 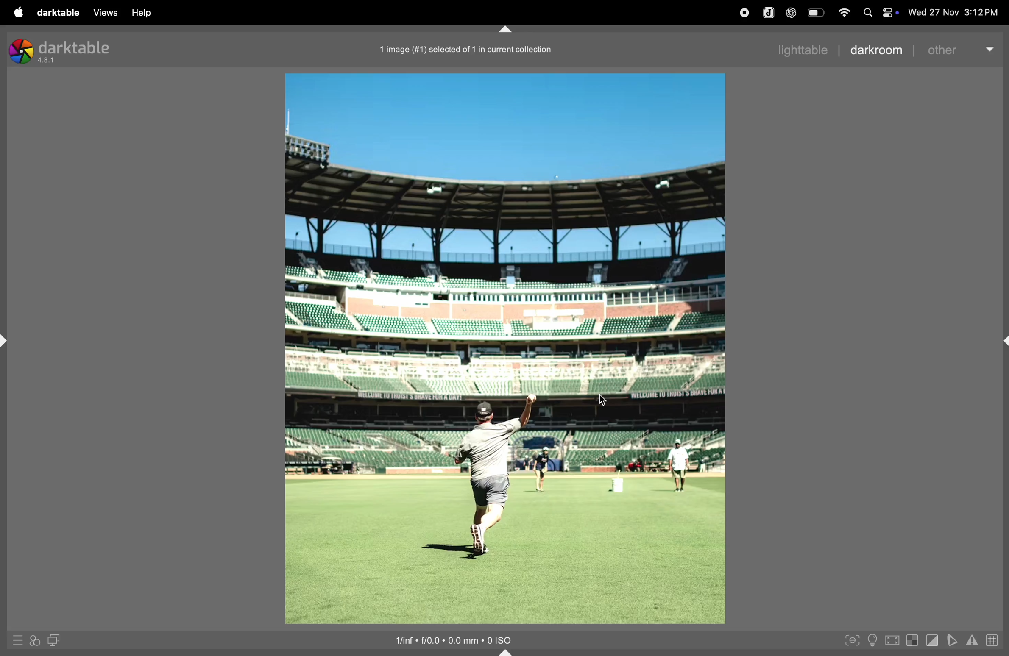 What do you see at coordinates (844, 12) in the screenshot?
I see `wifi` at bounding box center [844, 12].